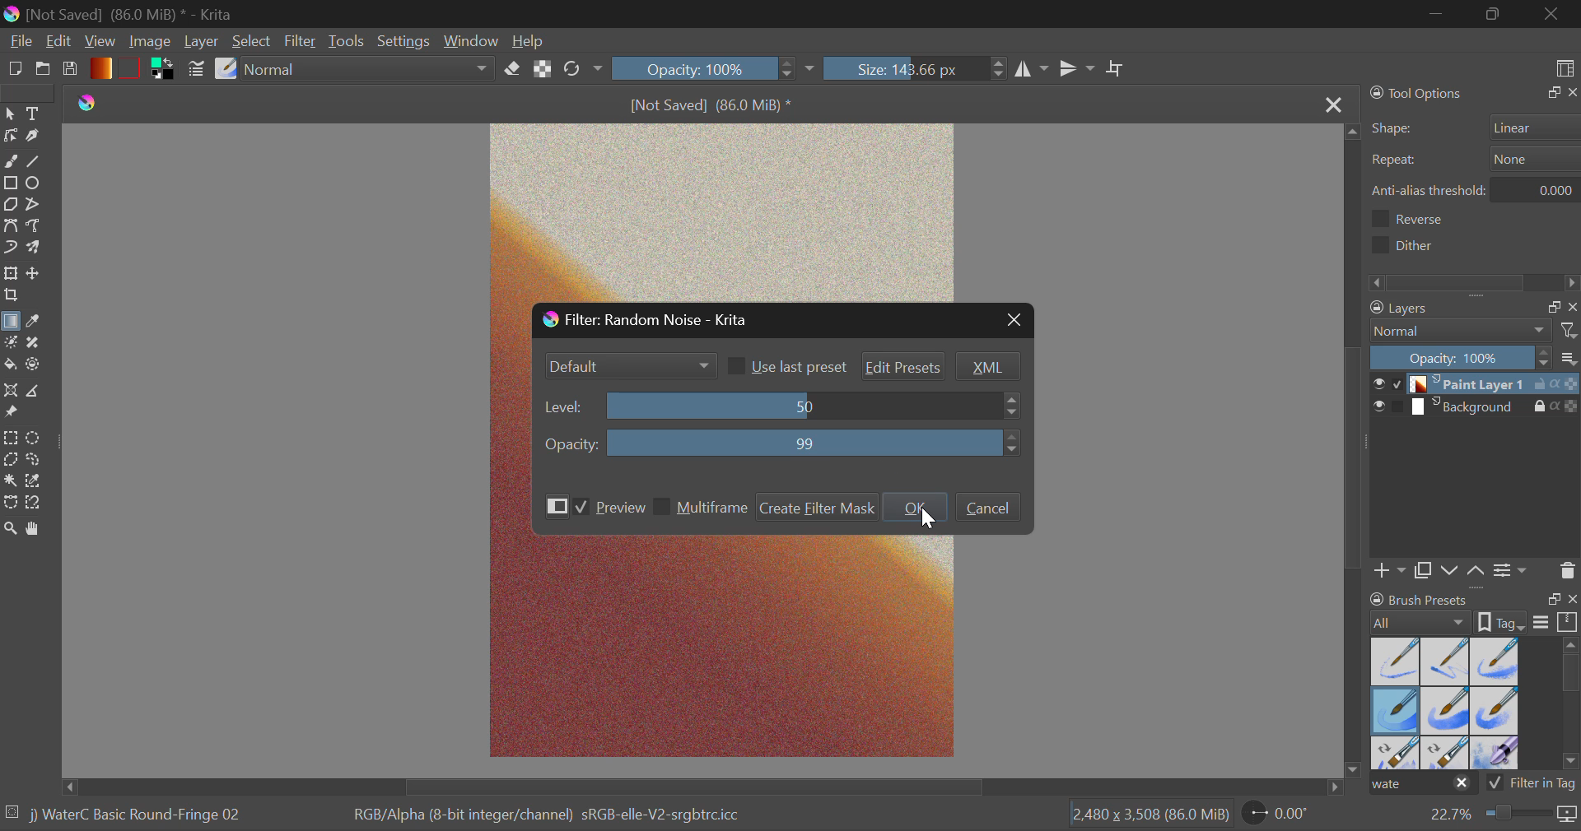 The image size is (1581, 831). Describe the element at coordinates (1331, 104) in the screenshot. I see `Close Tab` at that location.